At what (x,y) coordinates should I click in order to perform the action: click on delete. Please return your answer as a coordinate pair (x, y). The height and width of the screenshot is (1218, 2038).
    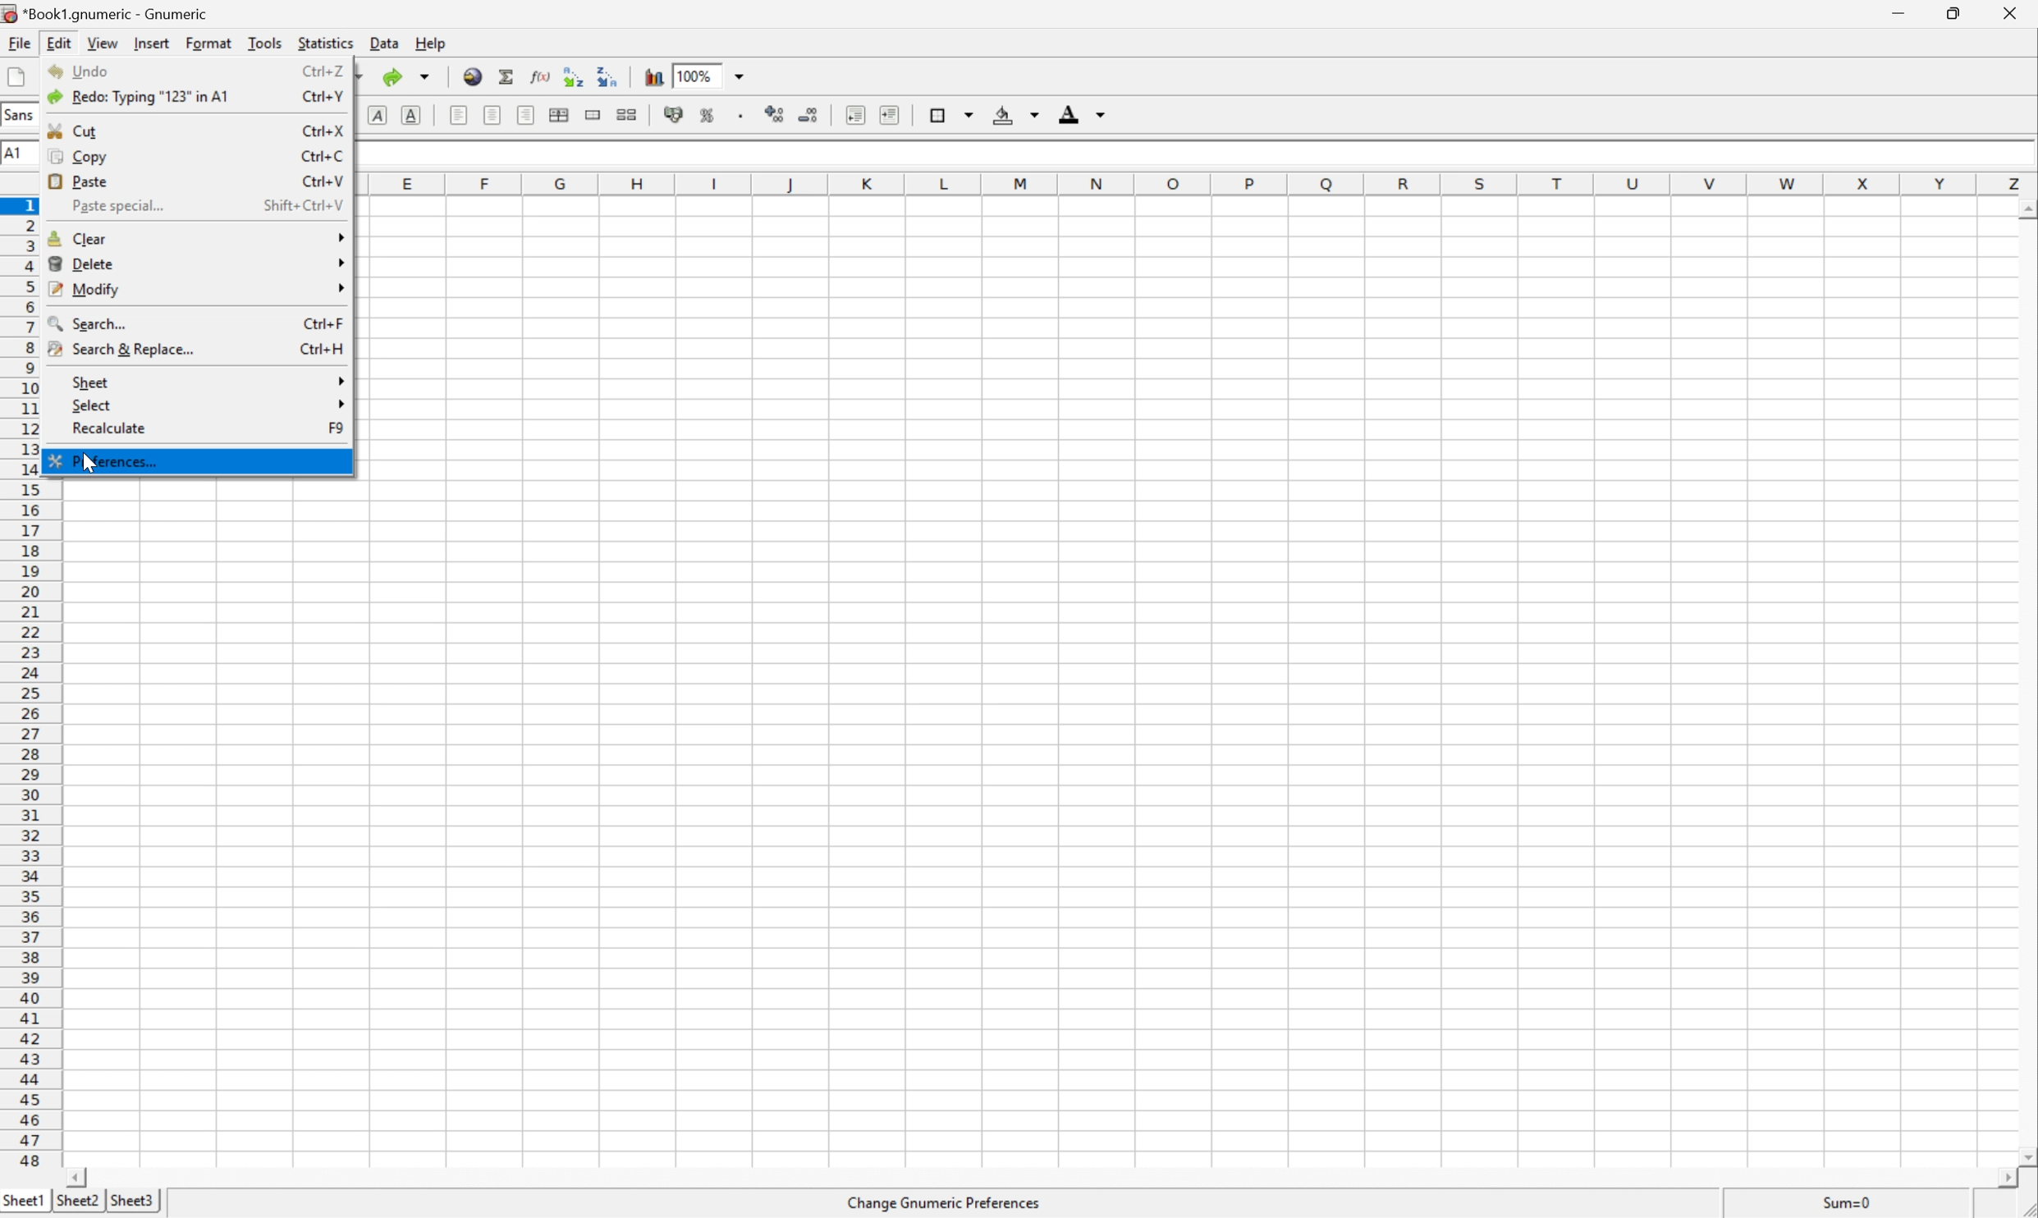
    Looking at the image, I should click on (195, 263).